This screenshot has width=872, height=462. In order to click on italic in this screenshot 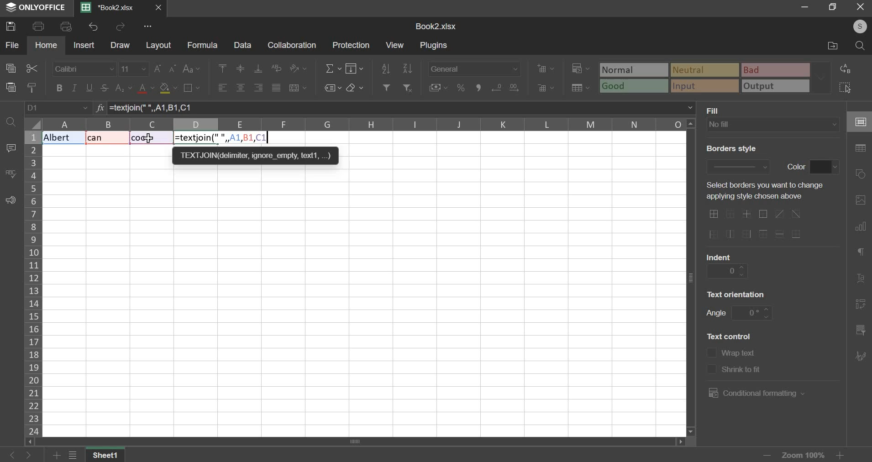, I will do `click(74, 88)`.